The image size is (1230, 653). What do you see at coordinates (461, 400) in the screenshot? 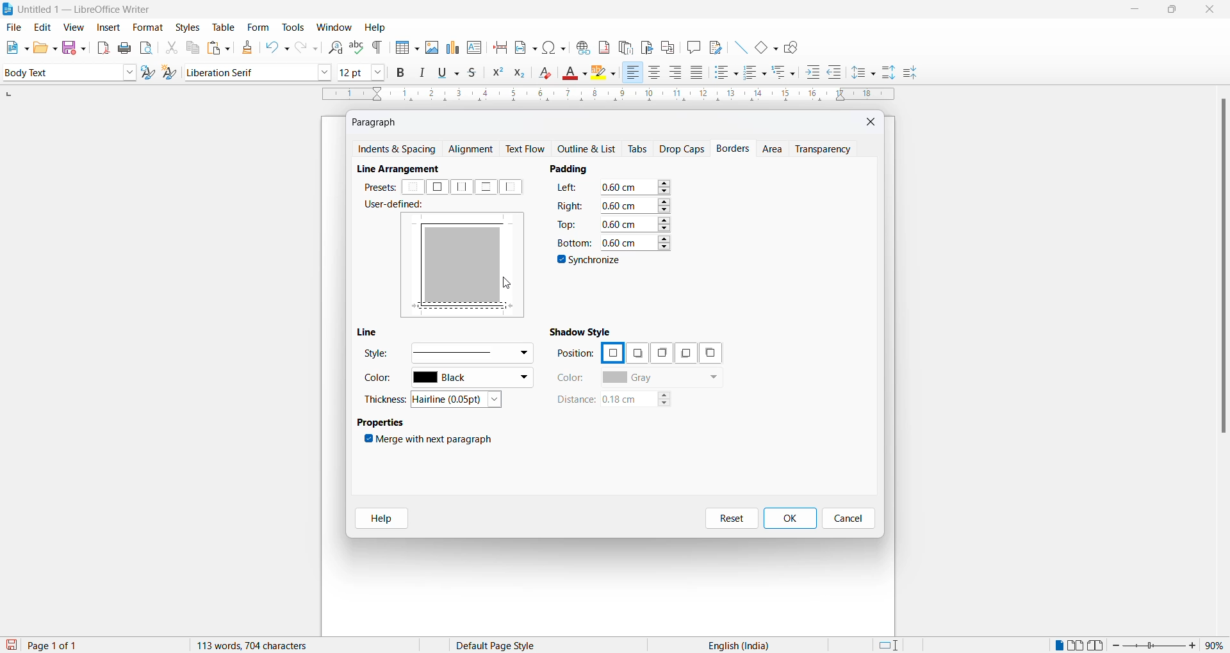
I see `thickness options` at bounding box center [461, 400].